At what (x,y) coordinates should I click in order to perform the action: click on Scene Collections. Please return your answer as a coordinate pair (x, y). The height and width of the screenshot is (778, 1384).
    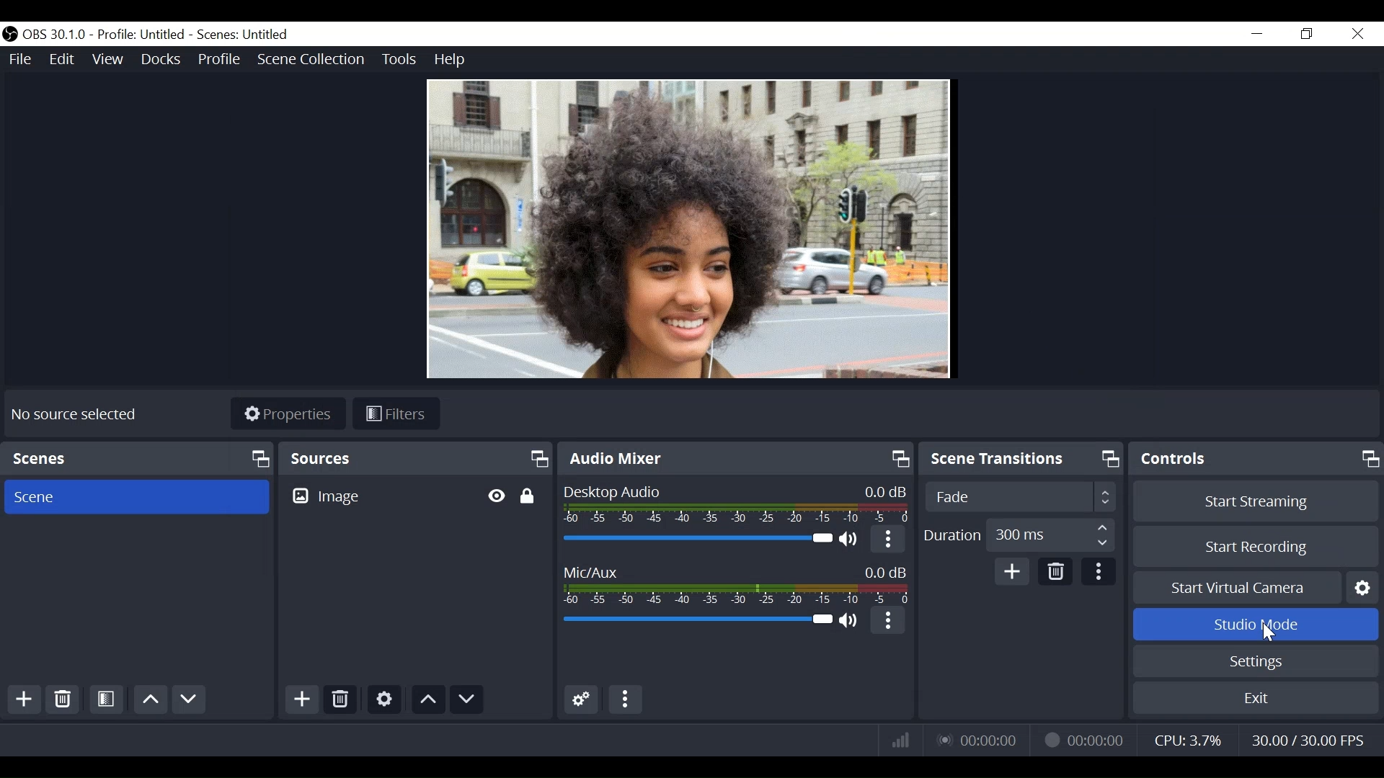
    Looking at the image, I should click on (311, 61).